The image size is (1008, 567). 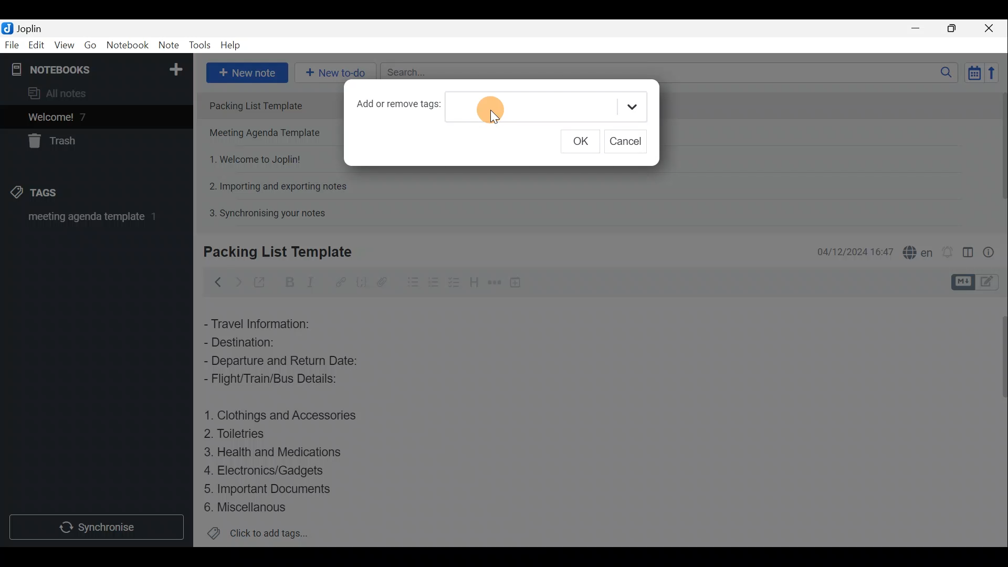 What do you see at coordinates (61, 93) in the screenshot?
I see `All notes` at bounding box center [61, 93].